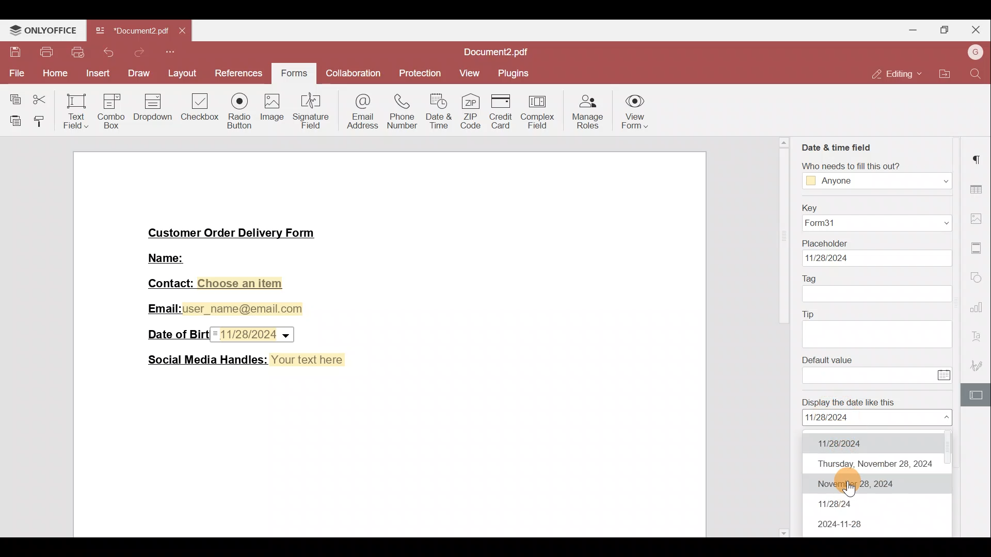  Describe the element at coordinates (75, 111) in the screenshot. I see `Text field` at that location.